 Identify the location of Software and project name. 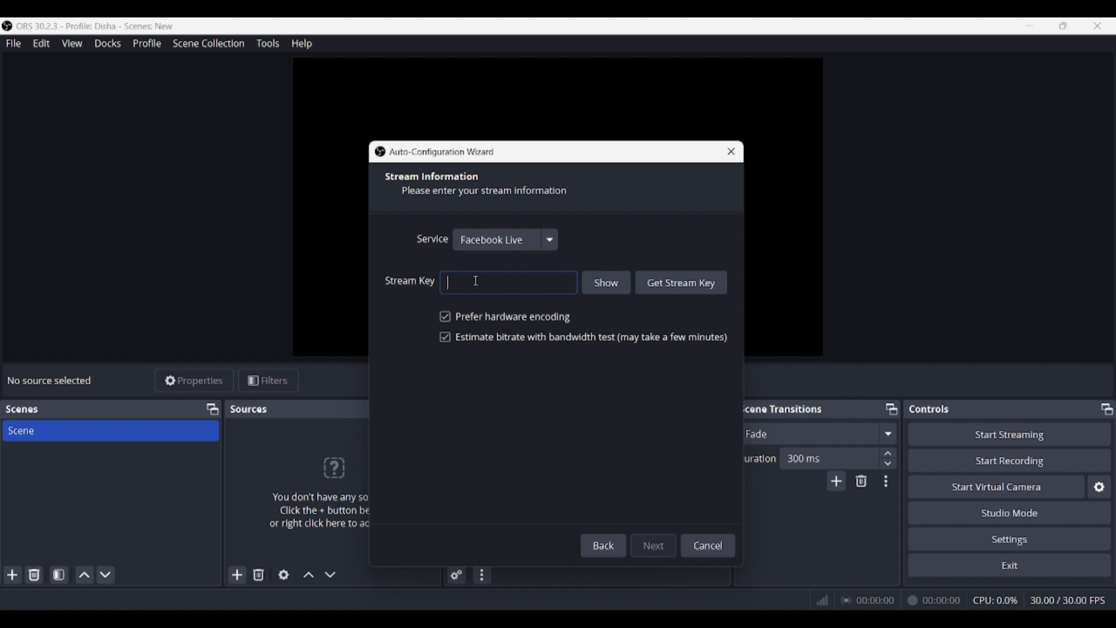
(100, 26).